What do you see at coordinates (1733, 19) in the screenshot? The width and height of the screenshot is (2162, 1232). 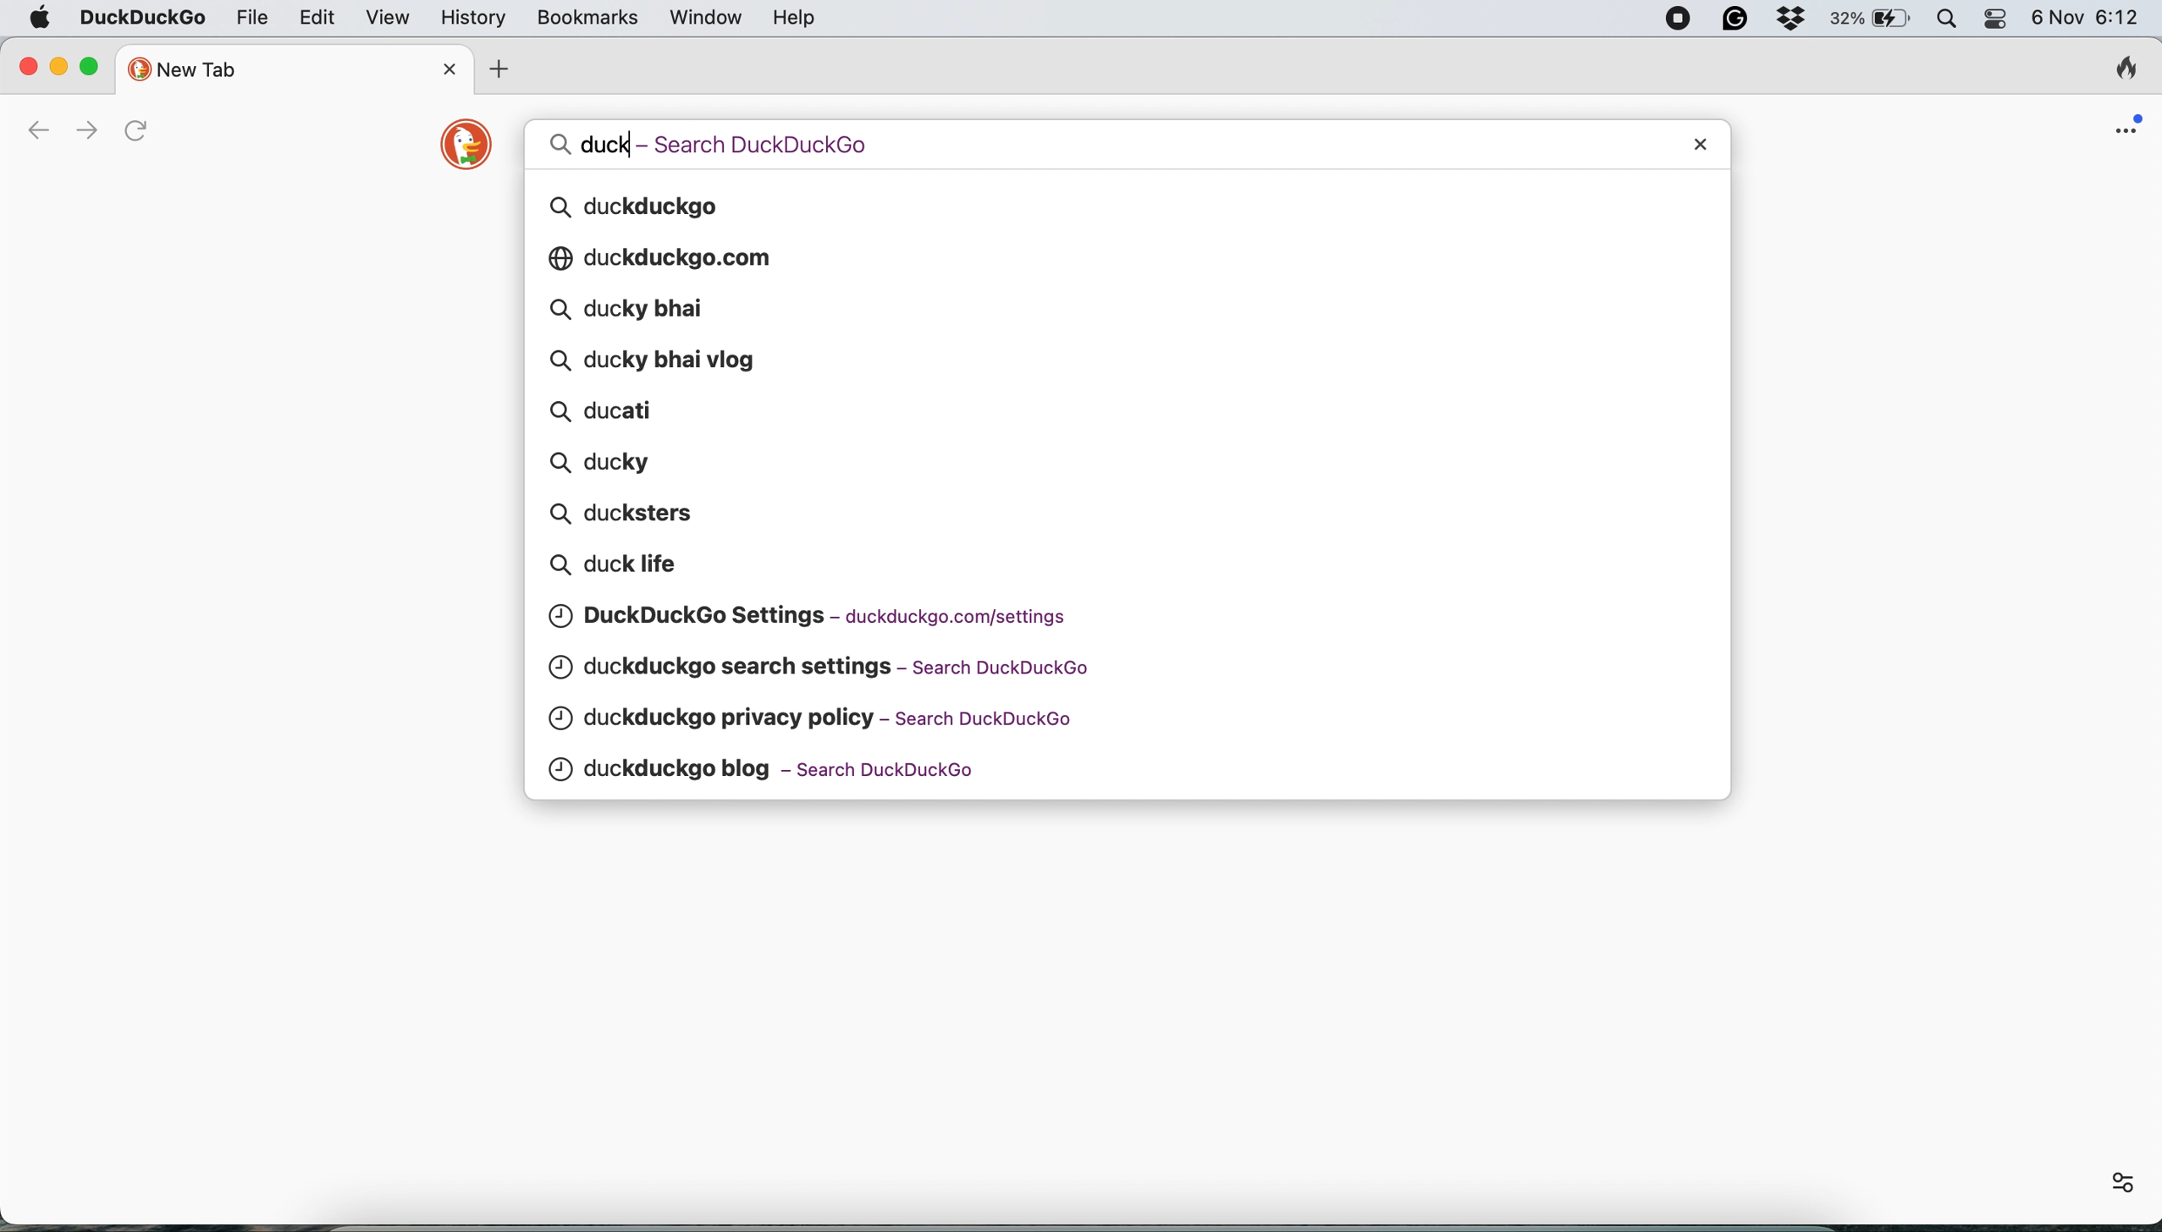 I see `grammarly` at bounding box center [1733, 19].